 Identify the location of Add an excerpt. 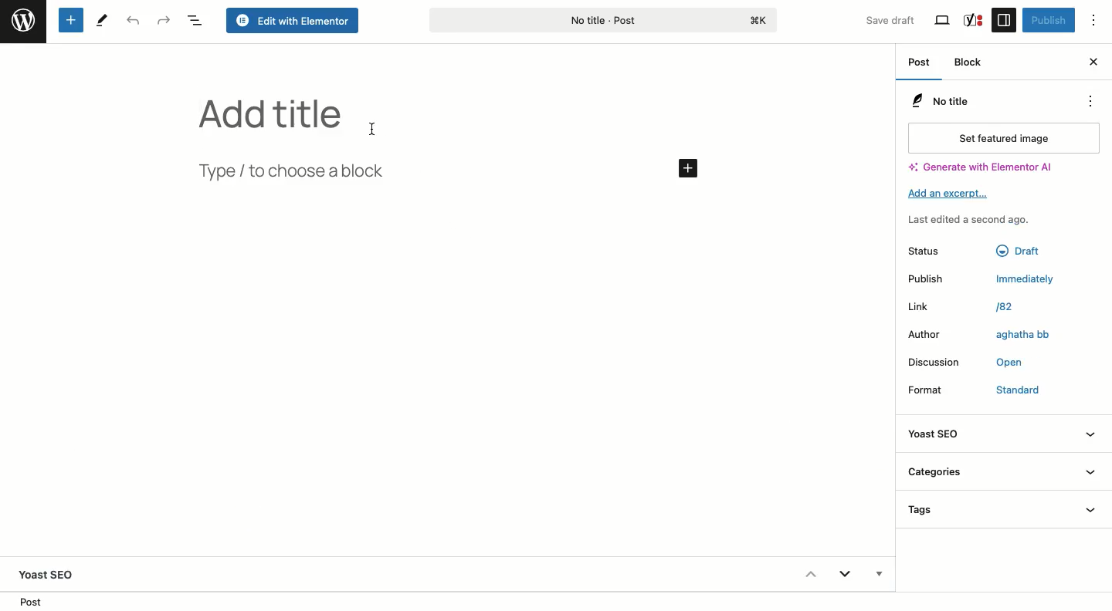
(954, 194).